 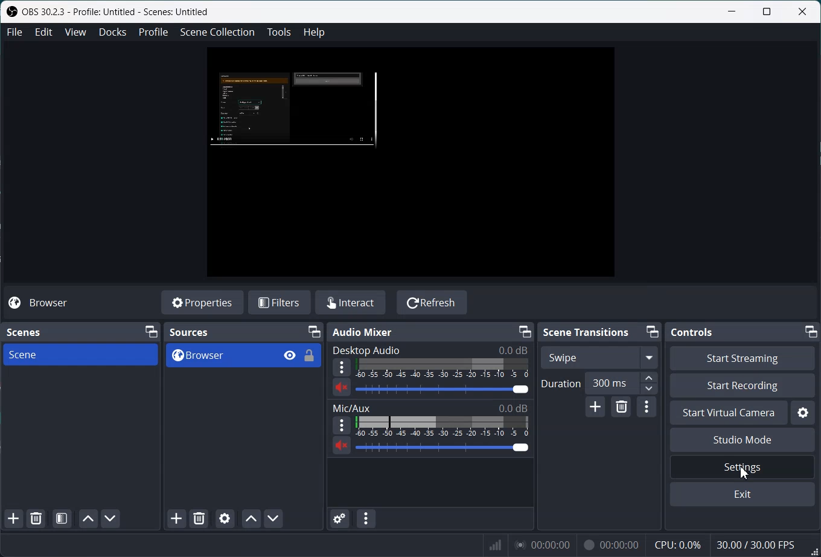 What do you see at coordinates (112, 32) in the screenshot?
I see `Docks` at bounding box center [112, 32].